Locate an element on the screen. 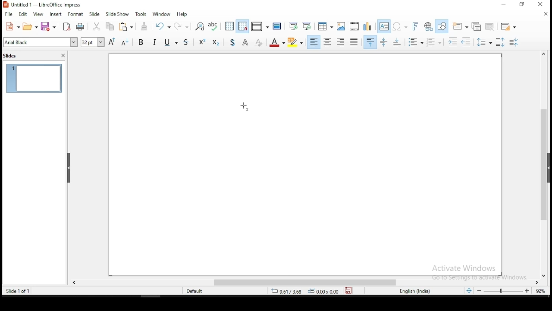 The image size is (552, 311). file is located at coordinates (9, 14).